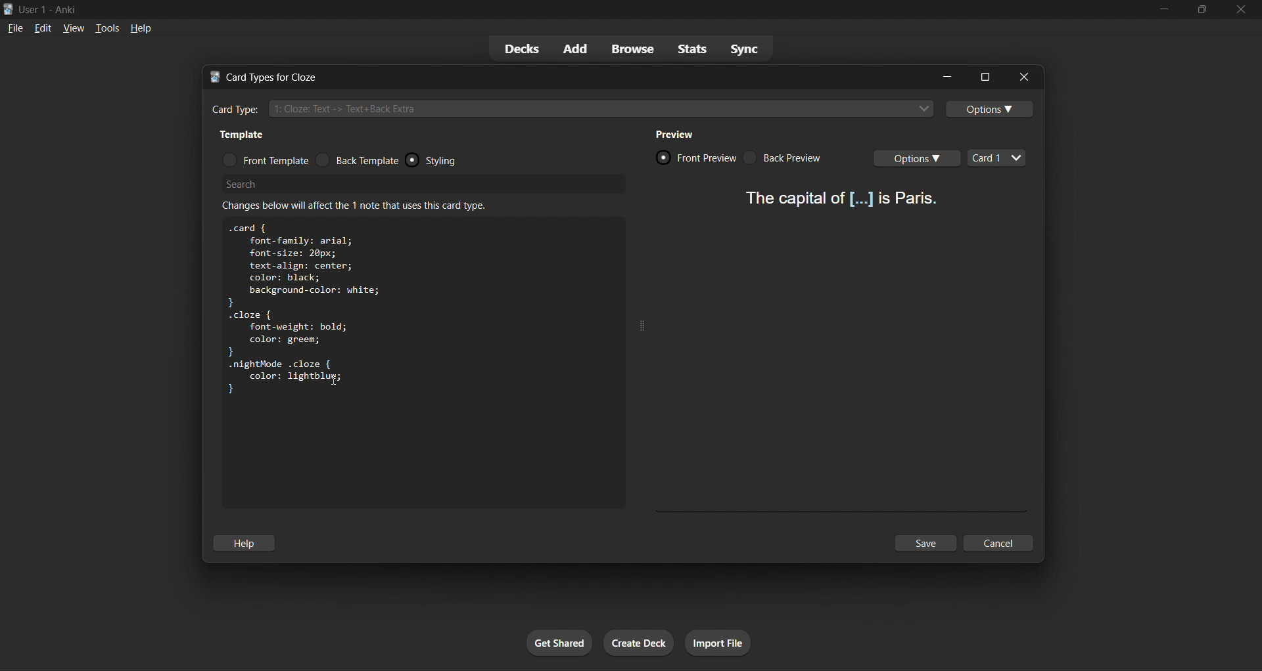 The height and width of the screenshot is (671, 1262). What do you see at coordinates (679, 137) in the screenshot?
I see `preview` at bounding box center [679, 137].